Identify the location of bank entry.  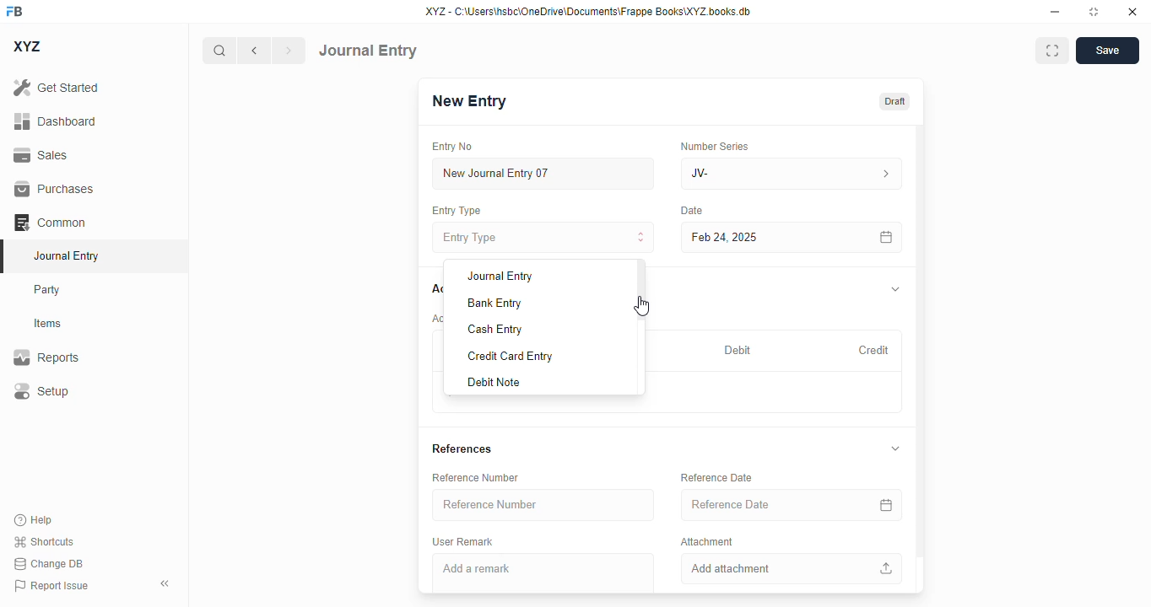
(494, 303).